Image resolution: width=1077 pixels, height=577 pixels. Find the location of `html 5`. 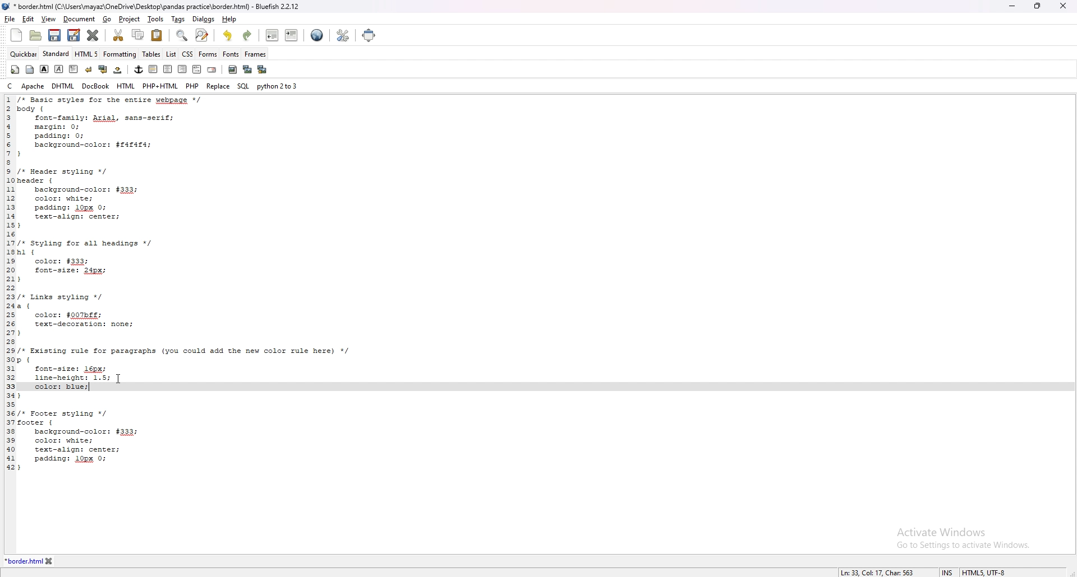

html 5 is located at coordinates (87, 54).